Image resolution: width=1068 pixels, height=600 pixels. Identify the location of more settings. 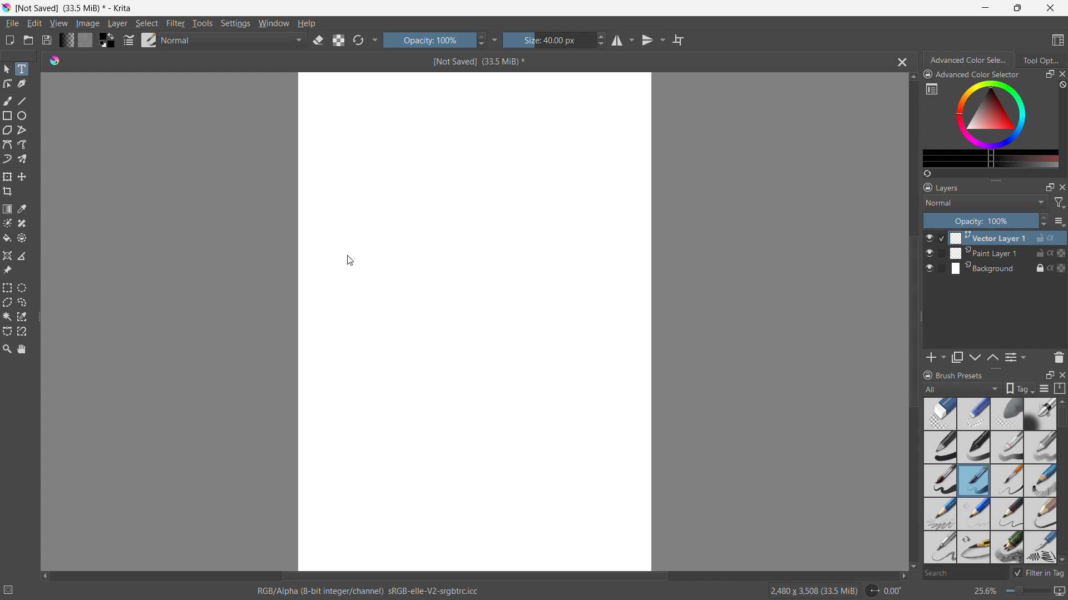
(495, 39).